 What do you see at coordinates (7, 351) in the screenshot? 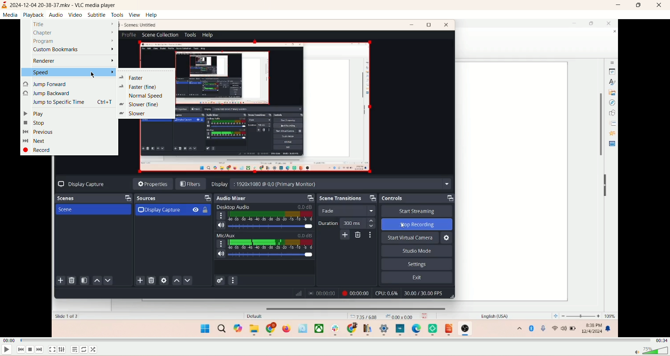
I see `play/pause` at bounding box center [7, 351].